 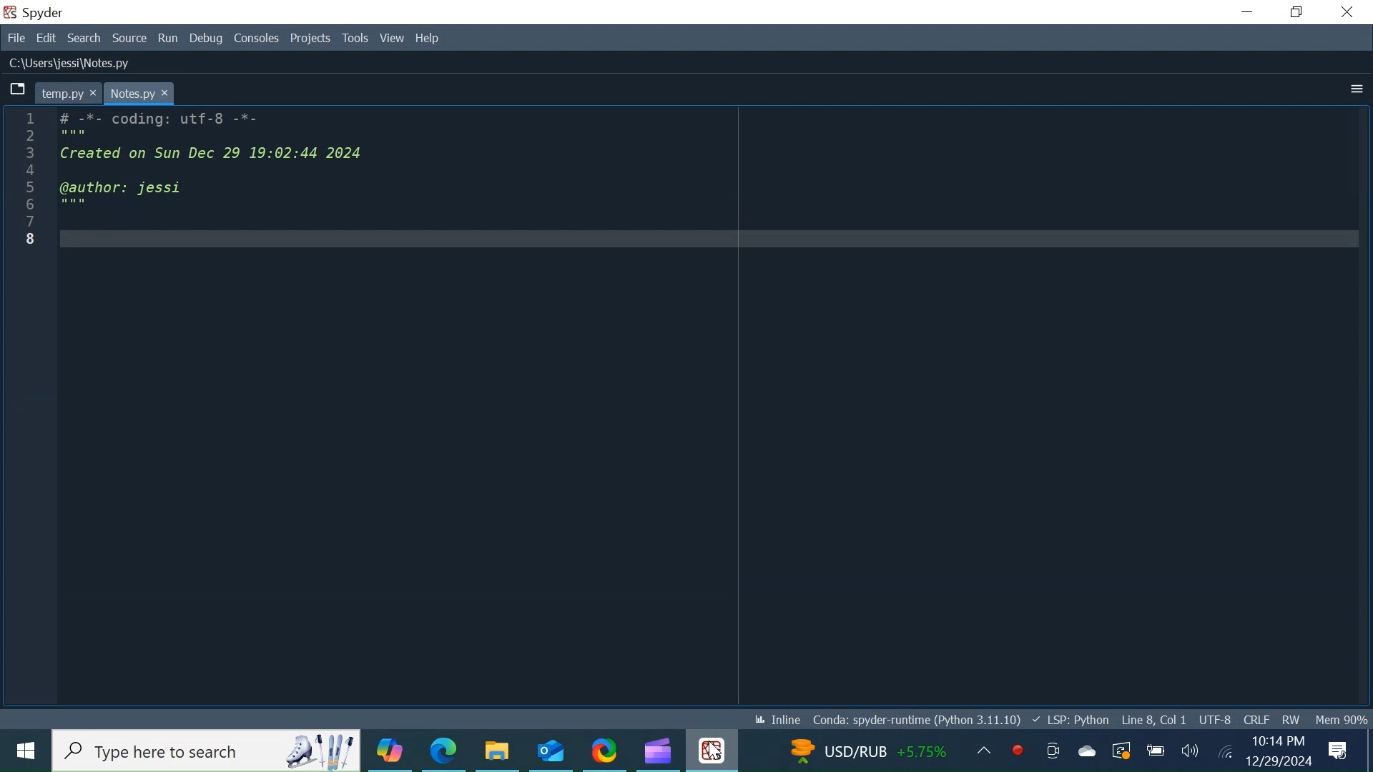 What do you see at coordinates (207, 751) in the screenshot?
I see `Search` at bounding box center [207, 751].